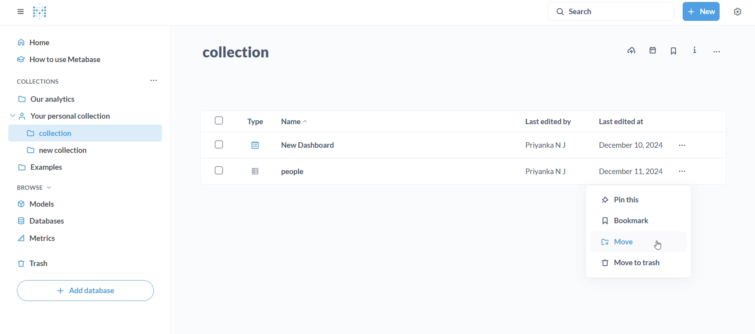 The height and width of the screenshot is (334, 755). What do you see at coordinates (650, 52) in the screenshot?
I see `events` at bounding box center [650, 52].